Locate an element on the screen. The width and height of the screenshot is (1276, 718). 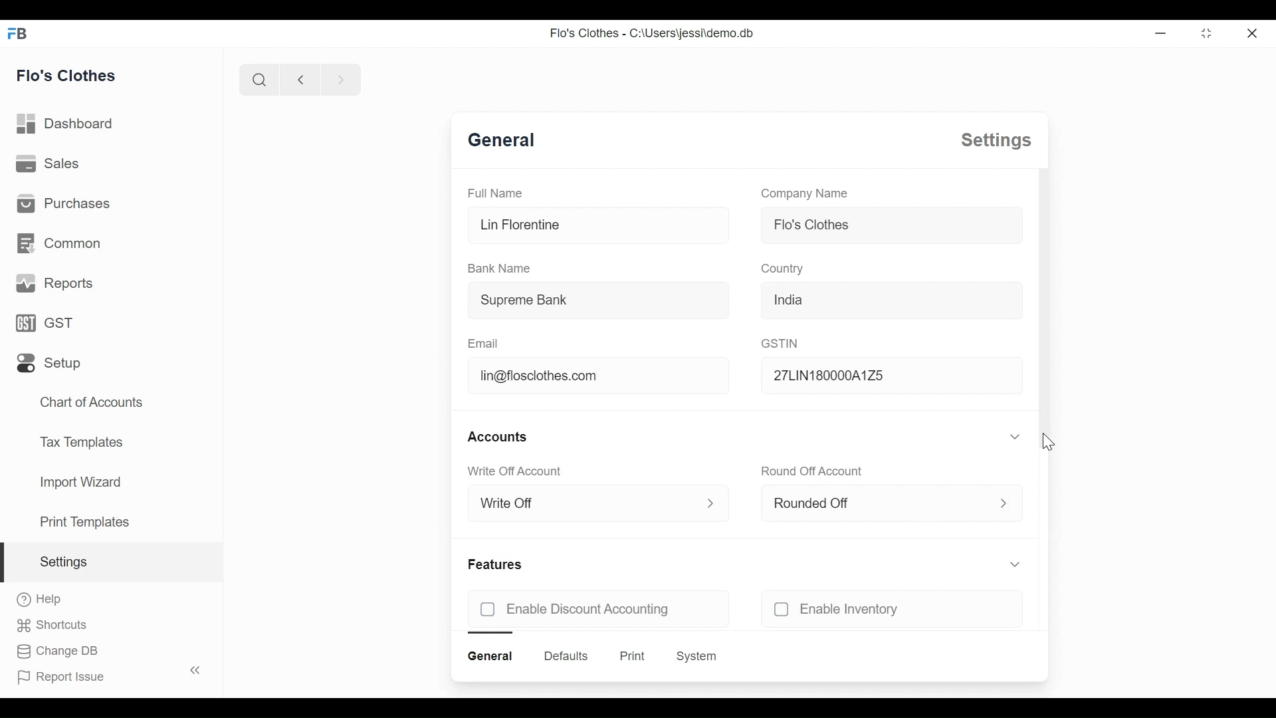
Restore is located at coordinates (1206, 33).